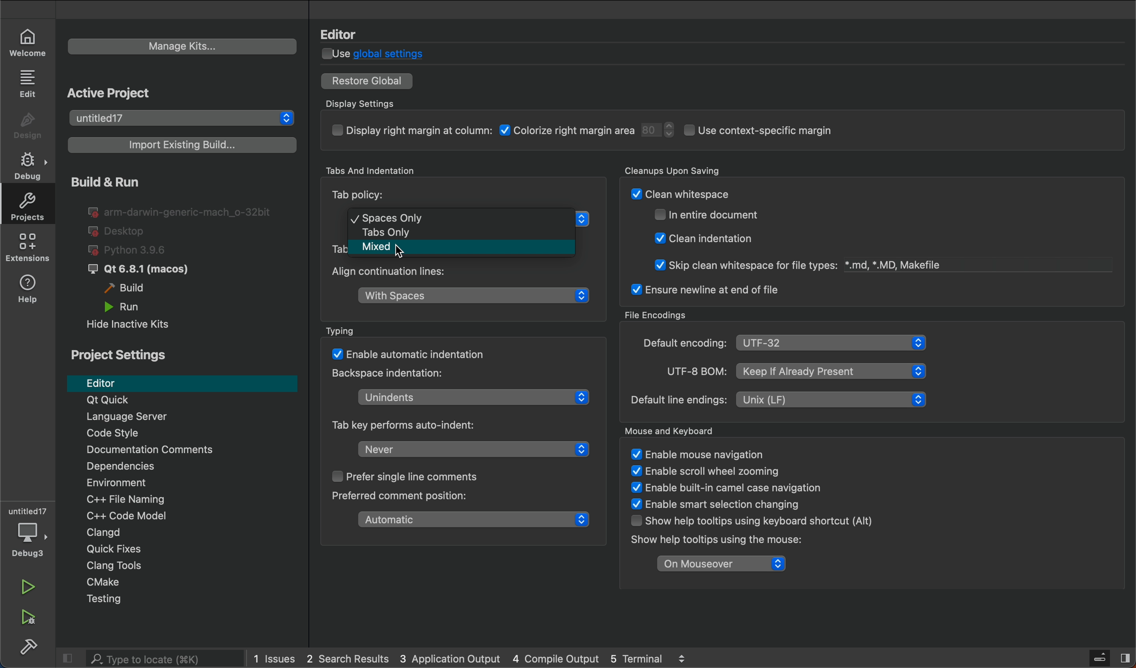 The height and width of the screenshot is (668, 1136). I want to click on Split button, so click(1127, 655).